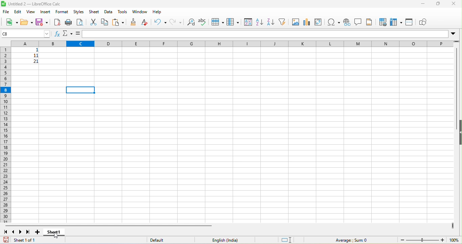  Describe the element at coordinates (202, 22) in the screenshot. I see `spelling` at that location.